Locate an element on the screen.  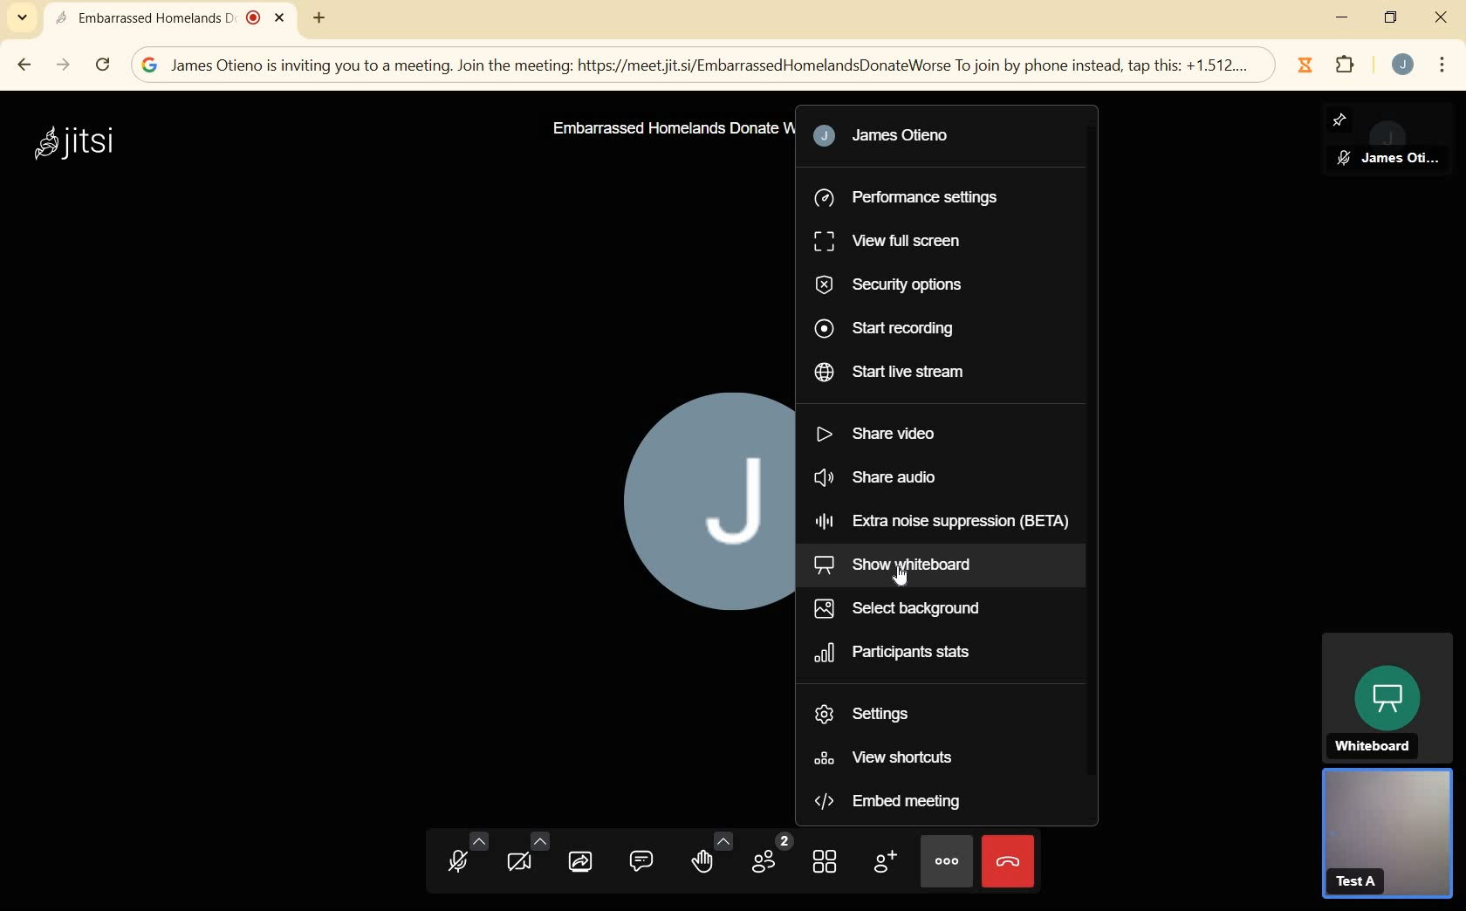
EMBED MEETING is located at coordinates (928, 802).